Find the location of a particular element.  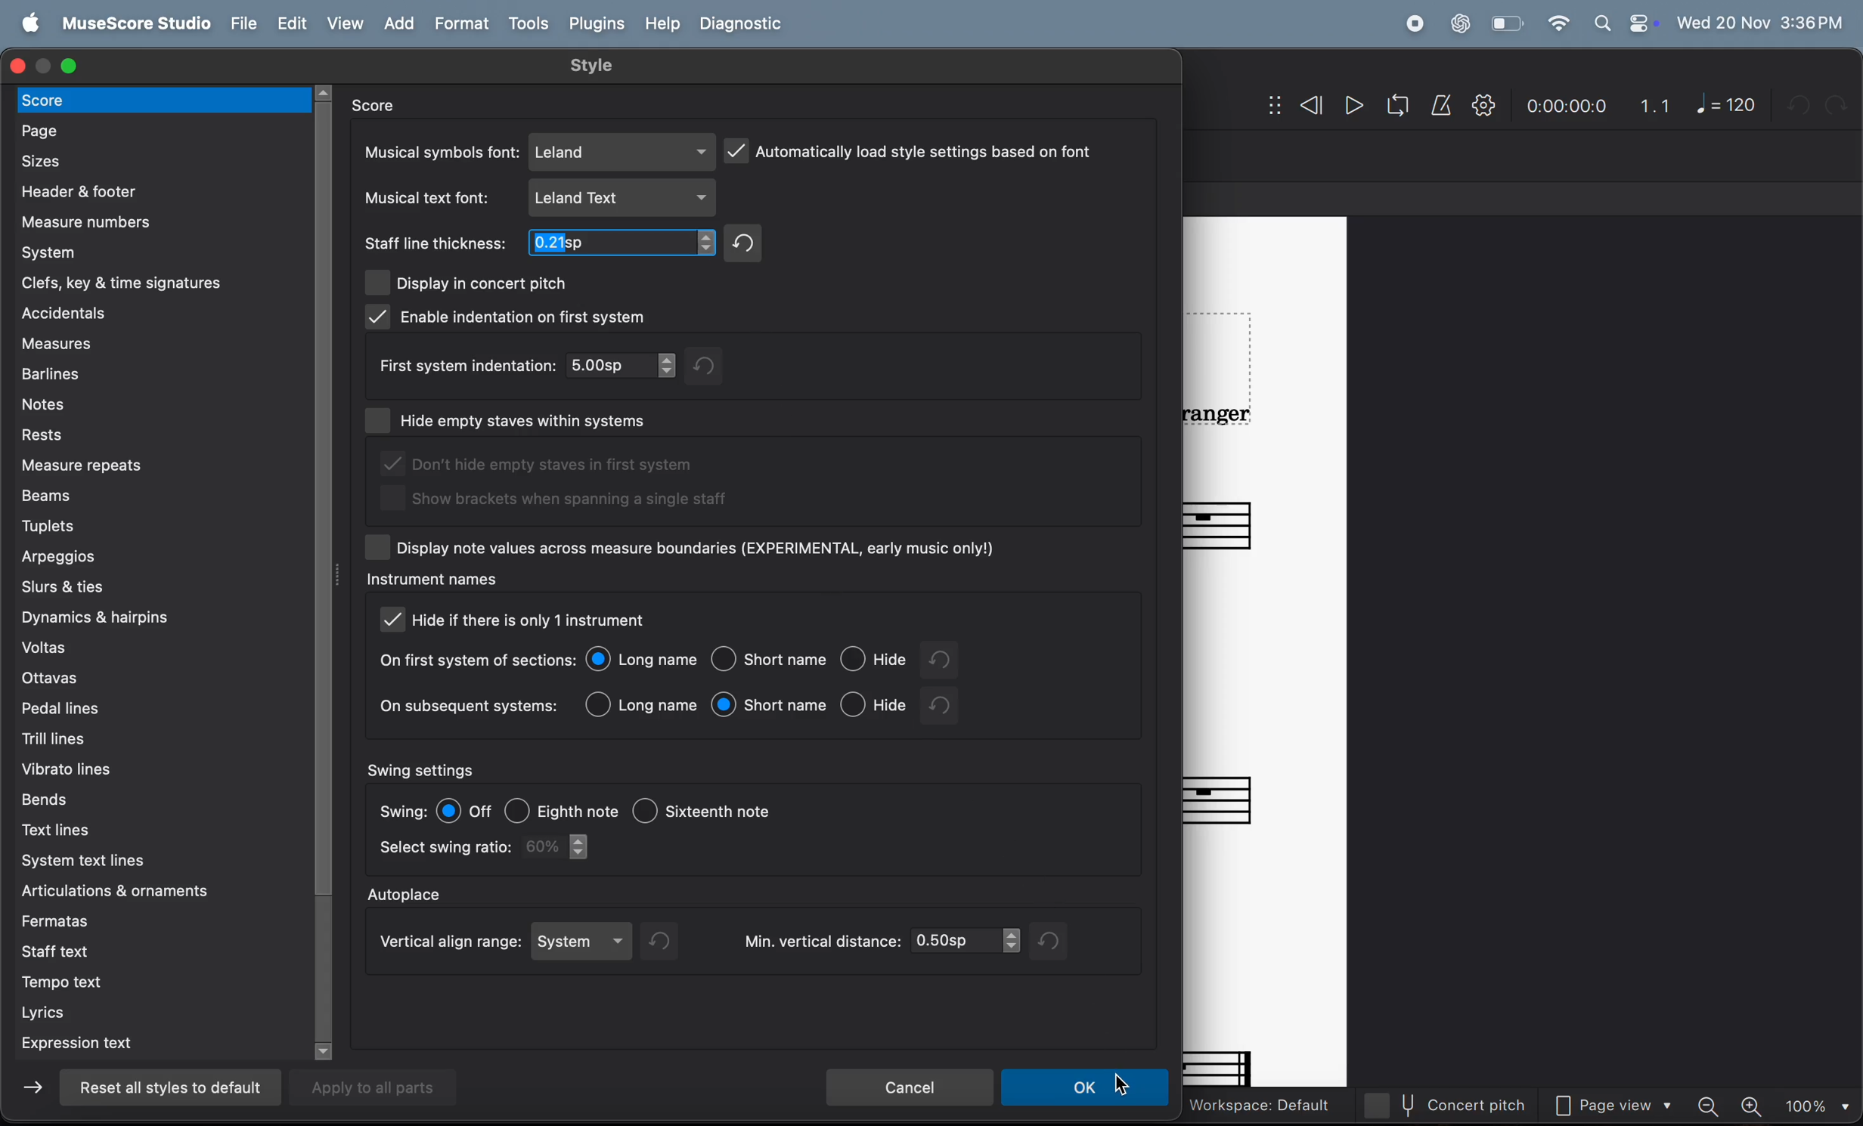

dont hide empty staves per system is located at coordinates (551, 466).